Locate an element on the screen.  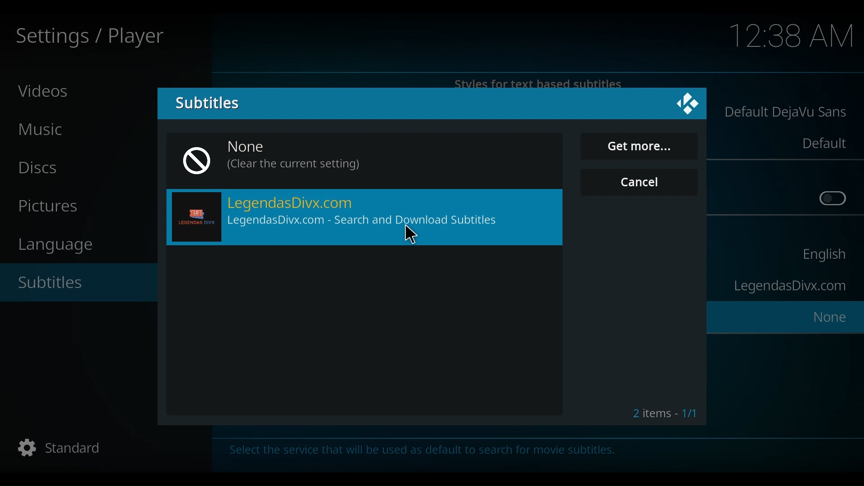
Cancel is located at coordinates (641, 182).